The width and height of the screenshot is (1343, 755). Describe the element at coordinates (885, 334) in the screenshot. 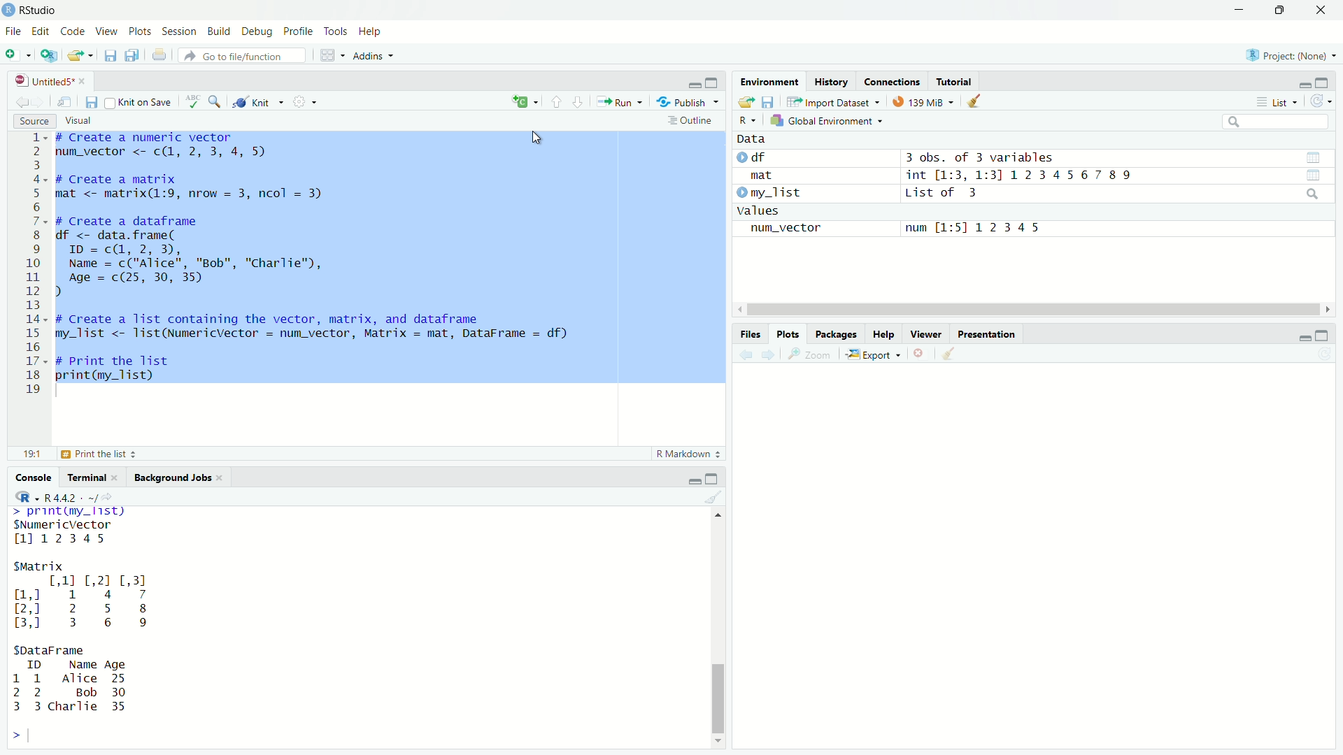

I see `Help` at that location.